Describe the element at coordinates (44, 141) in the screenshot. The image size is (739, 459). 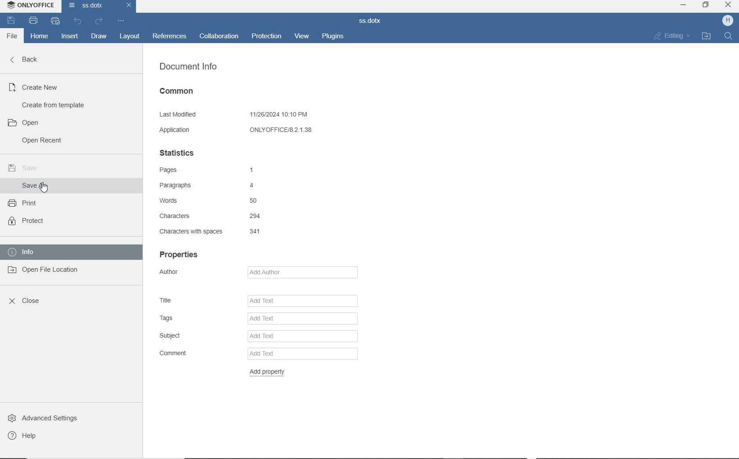
I see `OPEN RECENT` at that location.